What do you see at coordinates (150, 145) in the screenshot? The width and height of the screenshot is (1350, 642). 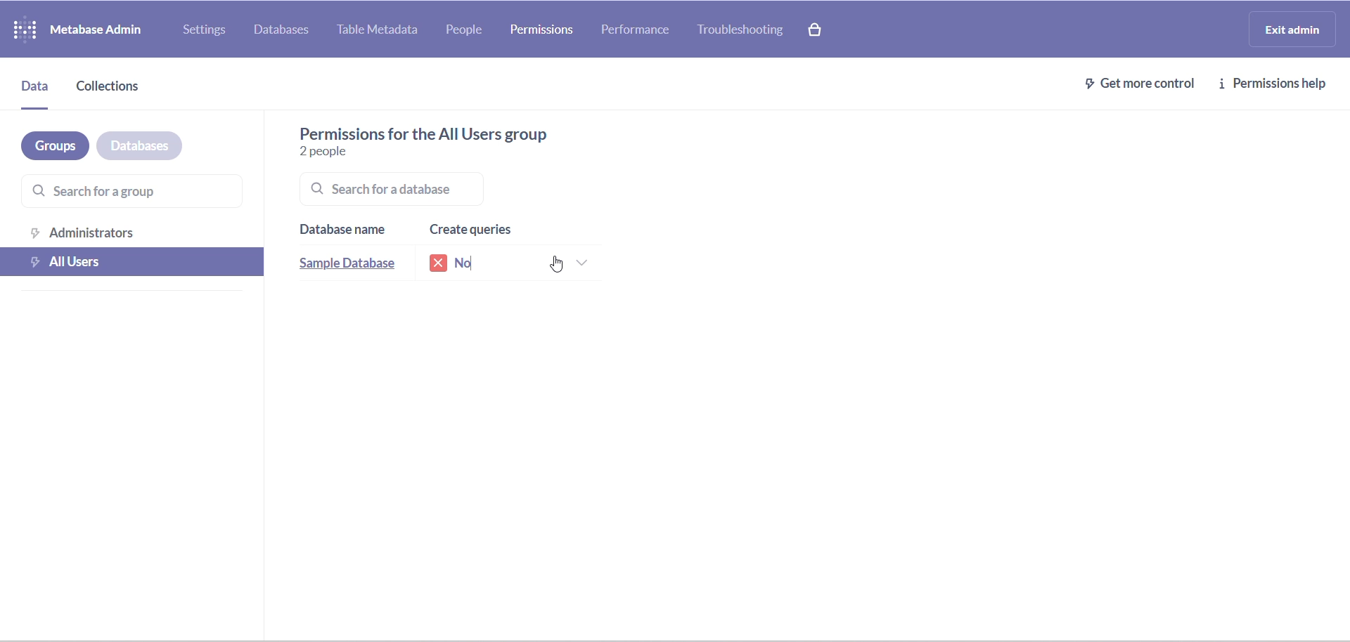 I see `databases` at bounding box center [150, 145].